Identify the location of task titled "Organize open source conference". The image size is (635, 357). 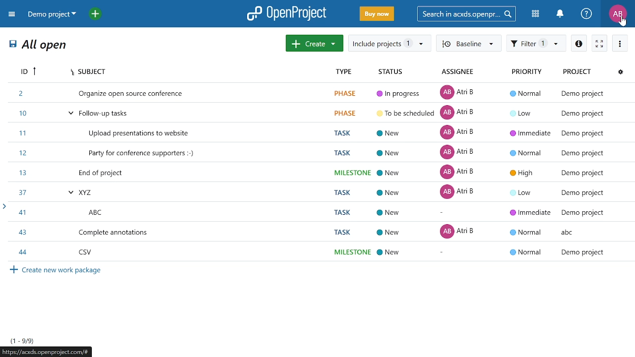
(320, 93).